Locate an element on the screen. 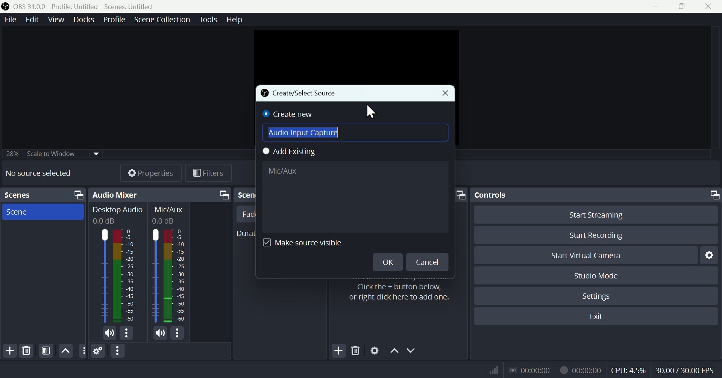  Up is located at coordinates (394, 352).